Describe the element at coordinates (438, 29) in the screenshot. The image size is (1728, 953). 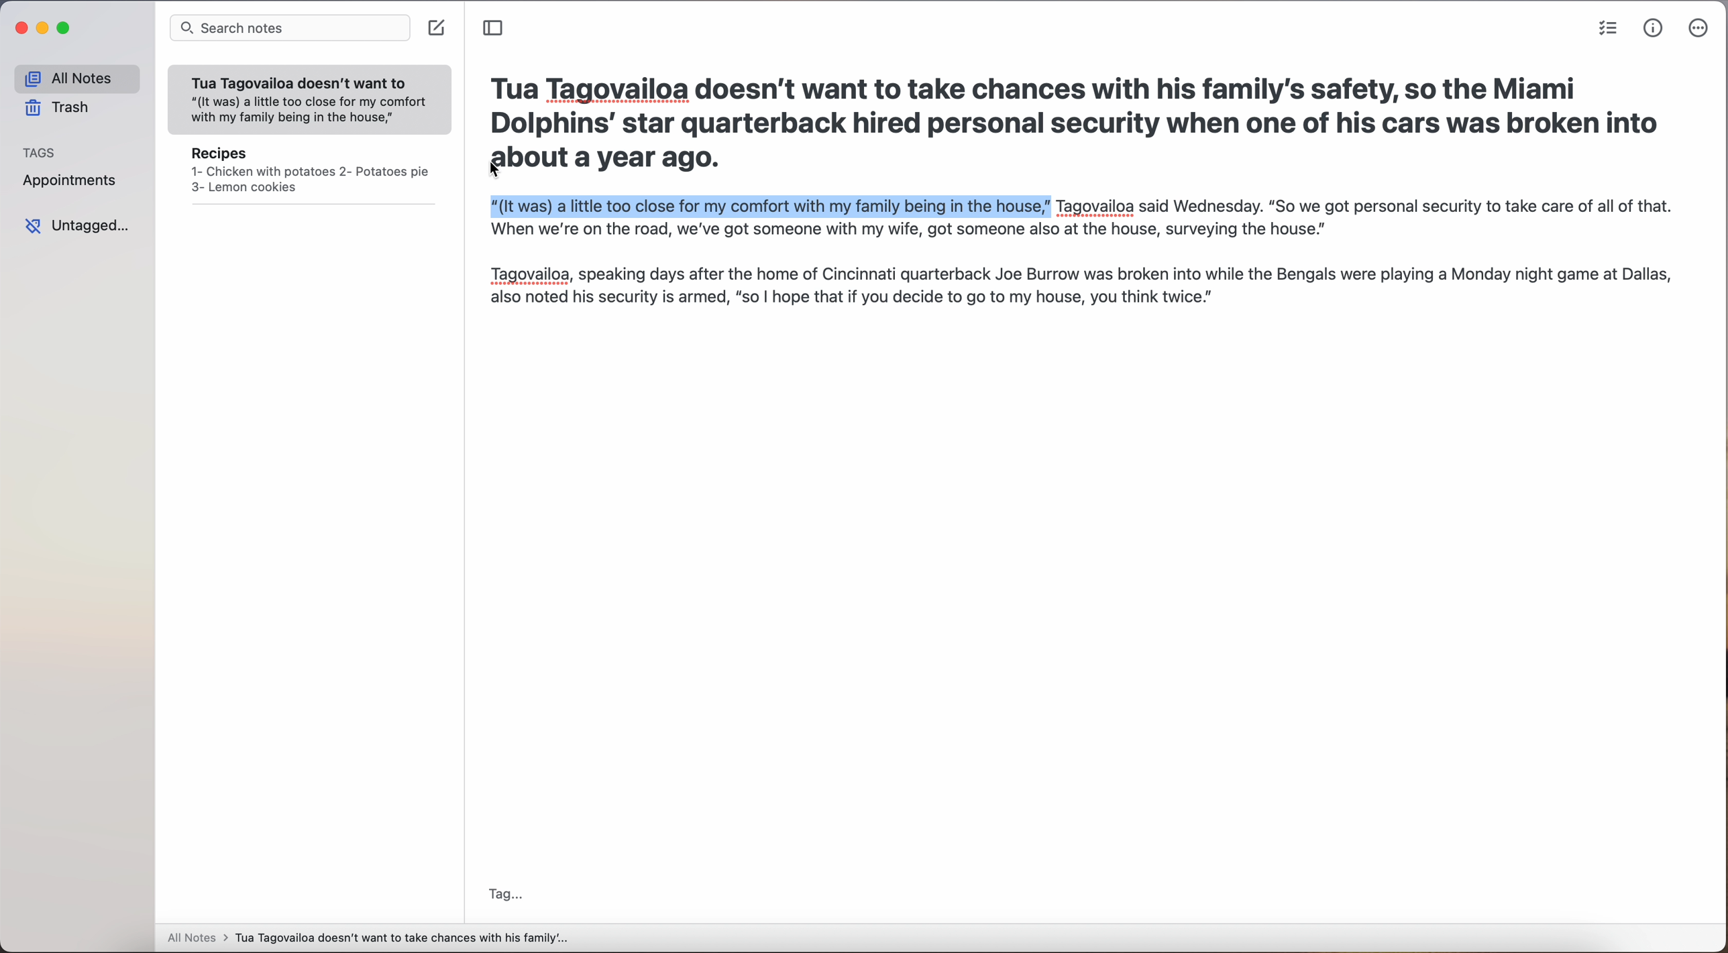
I see `create note` at that location.